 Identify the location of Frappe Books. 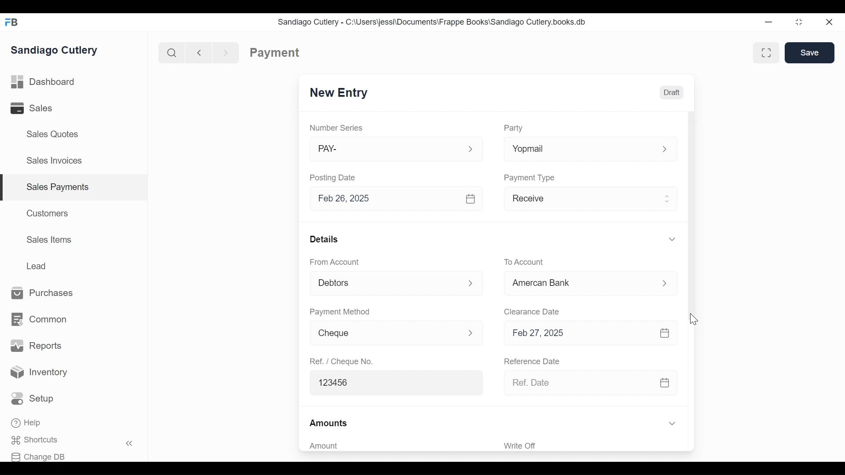
(12, 22).